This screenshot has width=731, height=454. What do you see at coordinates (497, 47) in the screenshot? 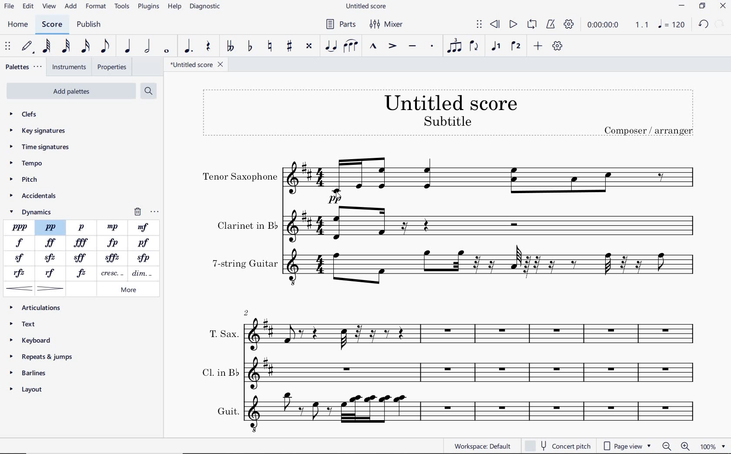
I see `VOICE 1` at bounding box center [497, 47].